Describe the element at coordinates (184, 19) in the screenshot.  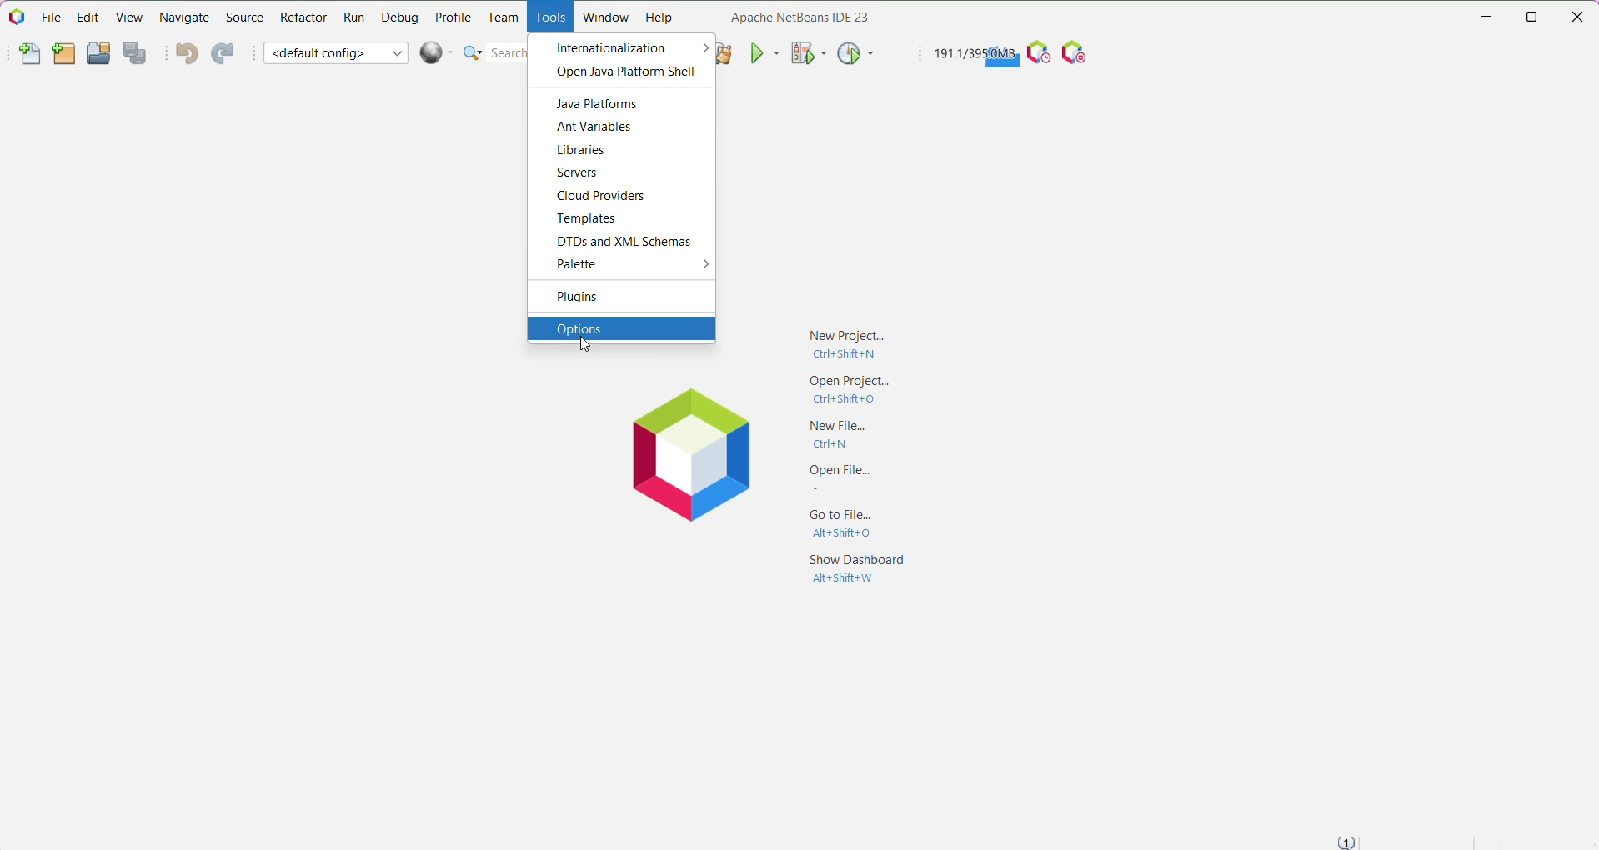
I see `Navigator` at that location.